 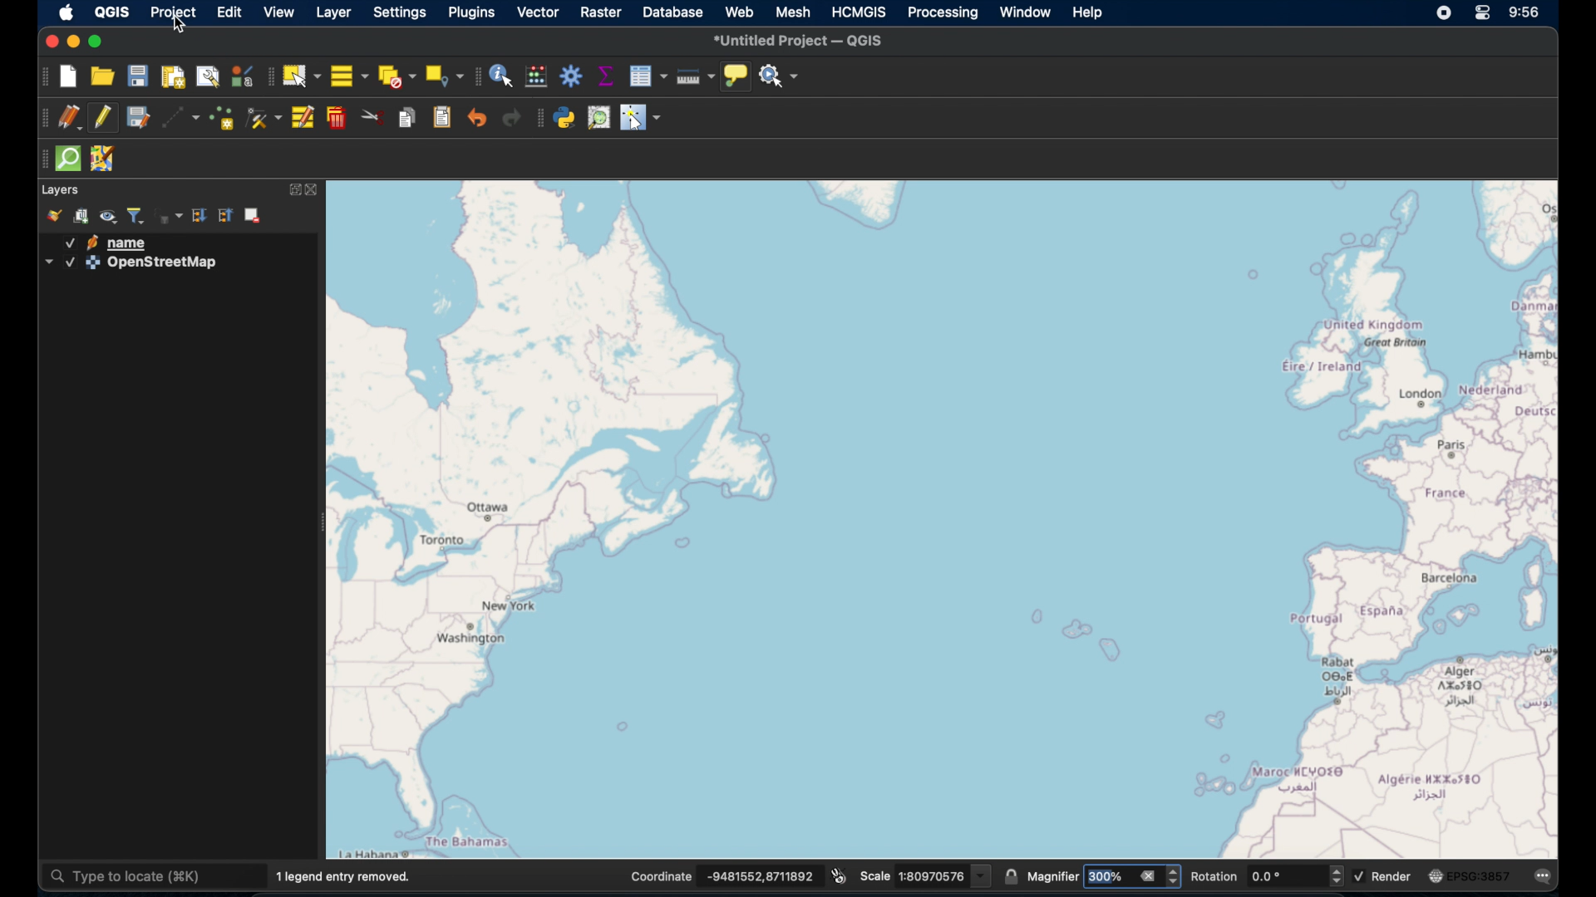 What do you see at coordinates (135, 215) in the screenshot?
I see `filter layer` at bounding box center [135, 215].